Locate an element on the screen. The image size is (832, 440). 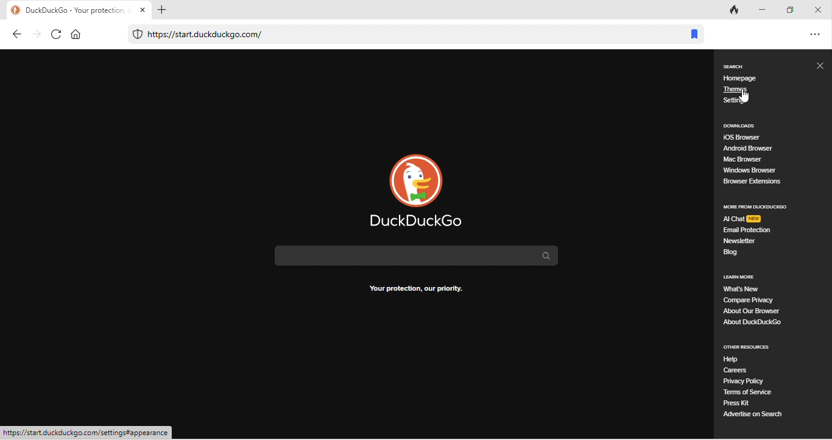
email protection is located at coordinates (749, 230).